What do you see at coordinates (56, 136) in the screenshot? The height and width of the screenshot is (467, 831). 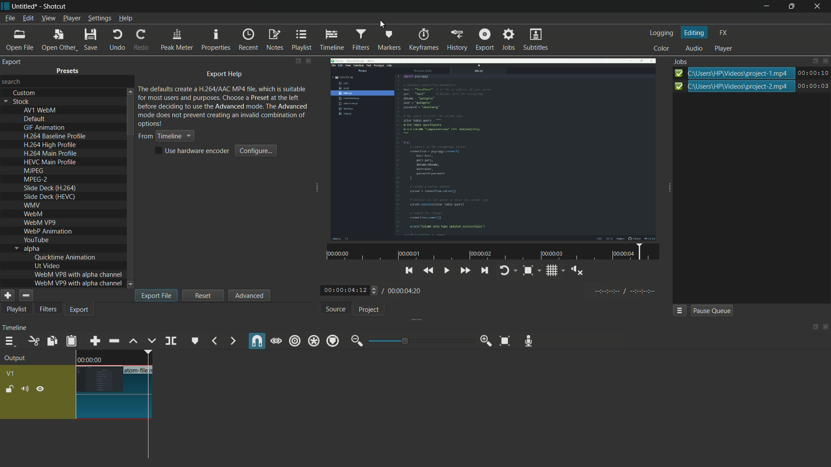 I see `h.264 baseline profile` at bounding box center [56, 136].